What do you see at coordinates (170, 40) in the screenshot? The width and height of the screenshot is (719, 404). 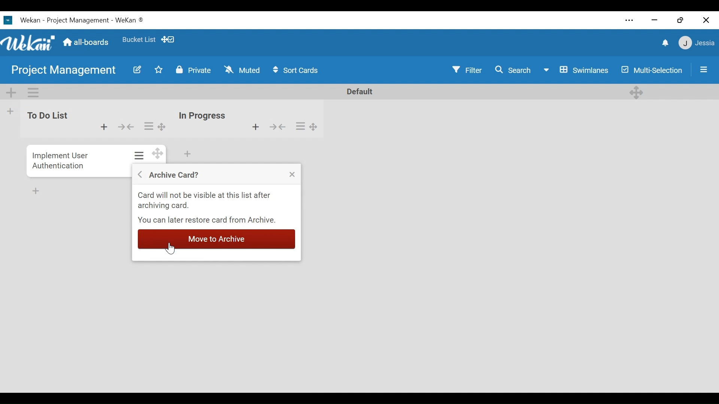 I see `Show Desktop drag handles` at bounding box center [170, 40].